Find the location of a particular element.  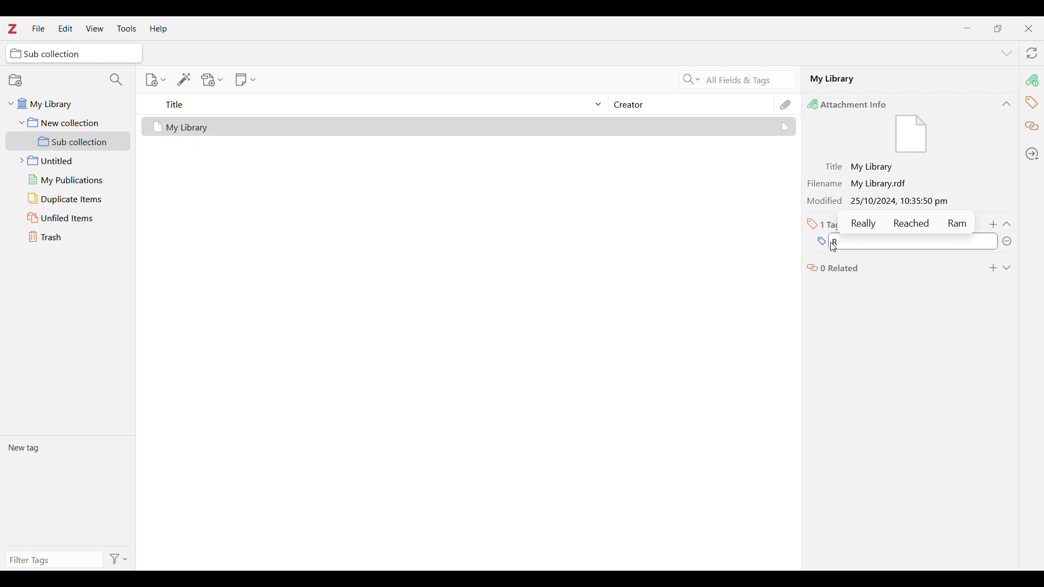

Untitled folder is located at coordinates (66, 159).